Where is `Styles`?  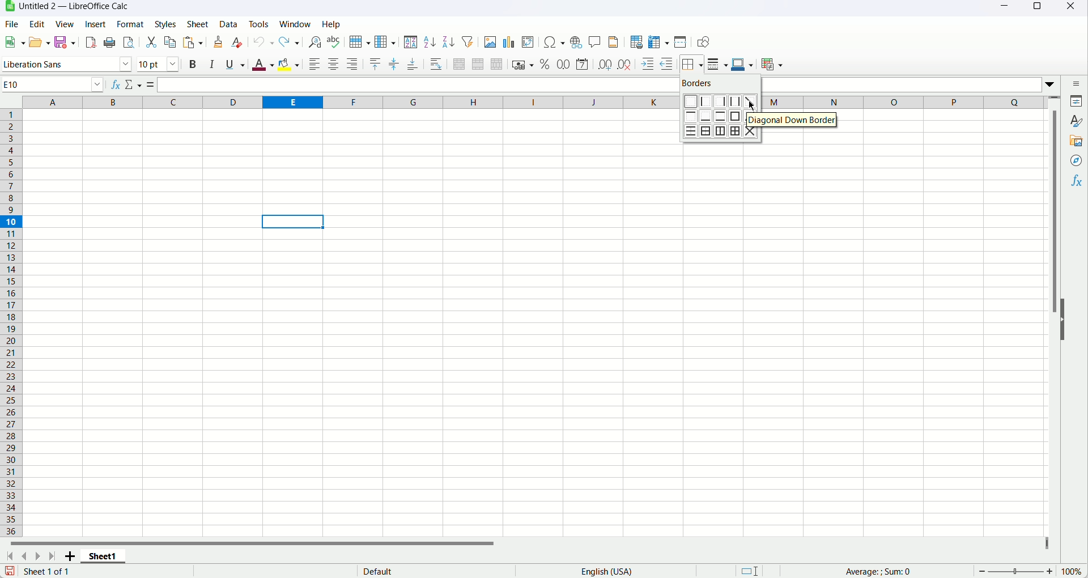 Styles is located at coordinates (168, 23).